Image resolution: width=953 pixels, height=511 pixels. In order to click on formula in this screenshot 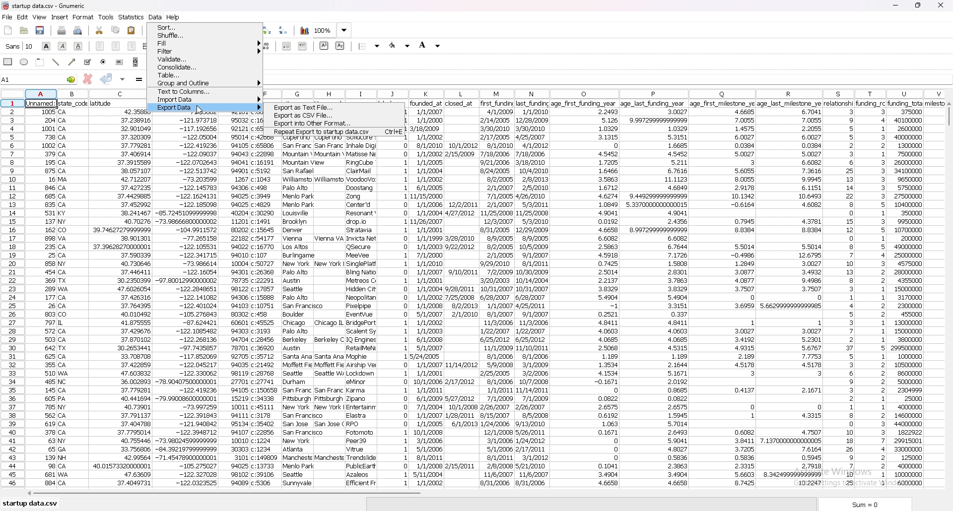, I will do `click(139, 79)`.